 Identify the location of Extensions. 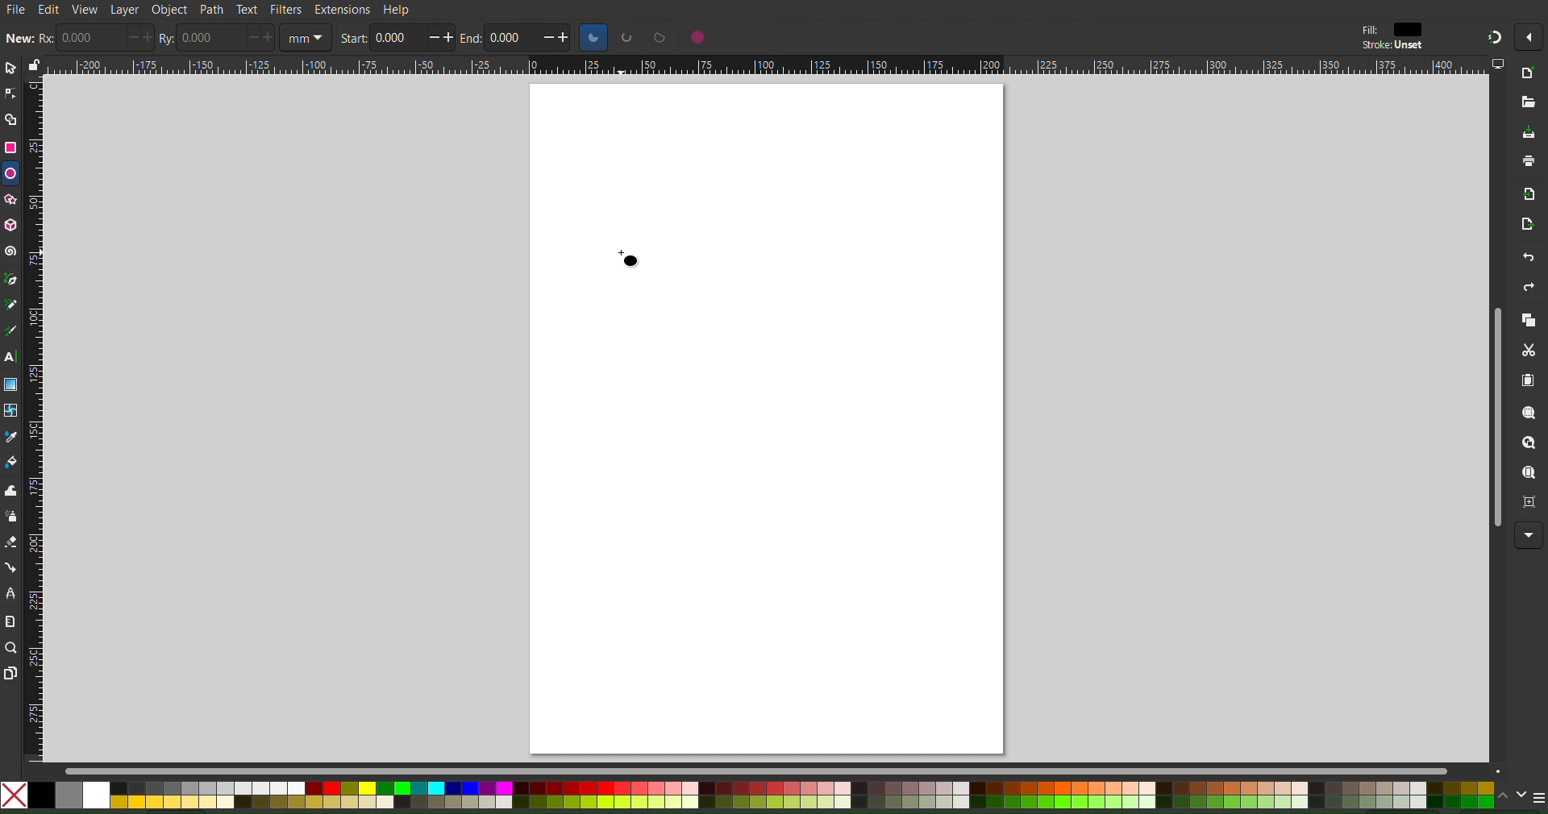
(341, 10).